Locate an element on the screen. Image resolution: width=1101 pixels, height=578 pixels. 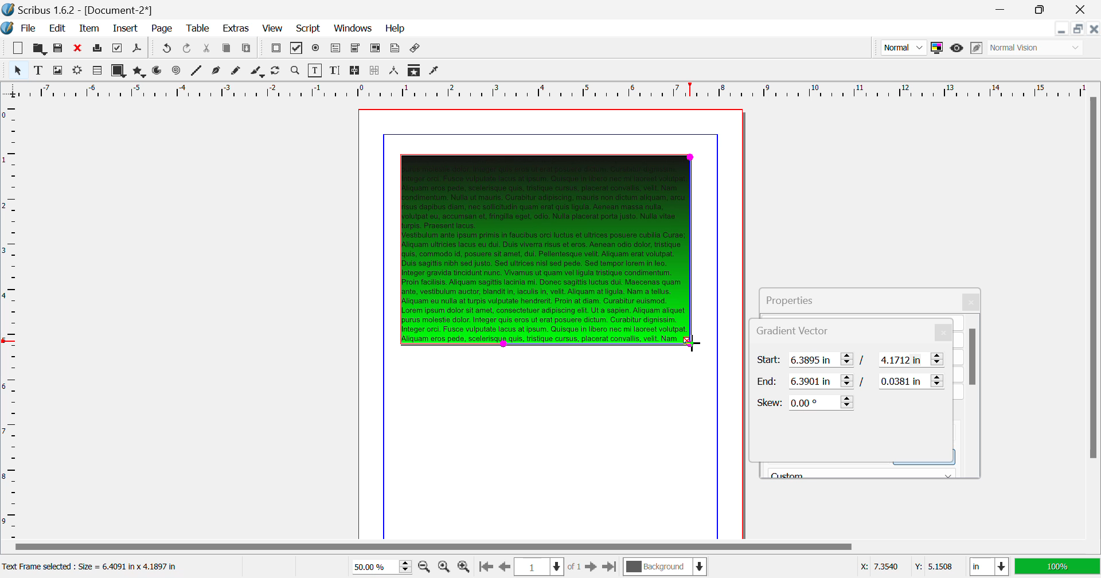
Zoom is located at coordinates (296, 71).